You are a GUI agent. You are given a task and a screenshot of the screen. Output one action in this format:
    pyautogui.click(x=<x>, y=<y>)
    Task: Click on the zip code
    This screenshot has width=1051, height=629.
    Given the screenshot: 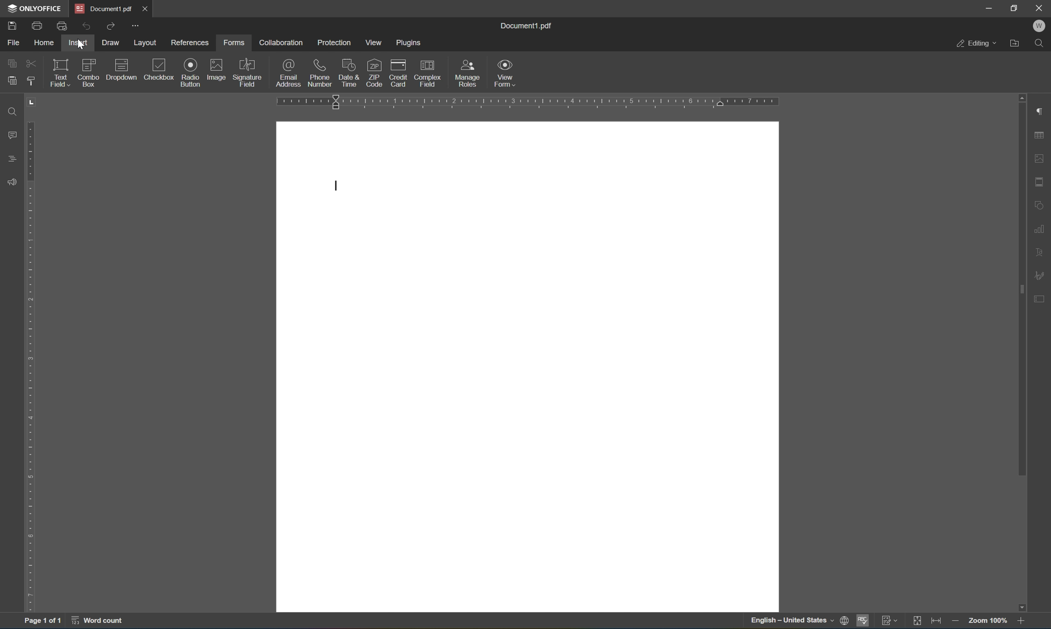 What is the action you would take?
    pyautogui.click(x=376, y=74)
    